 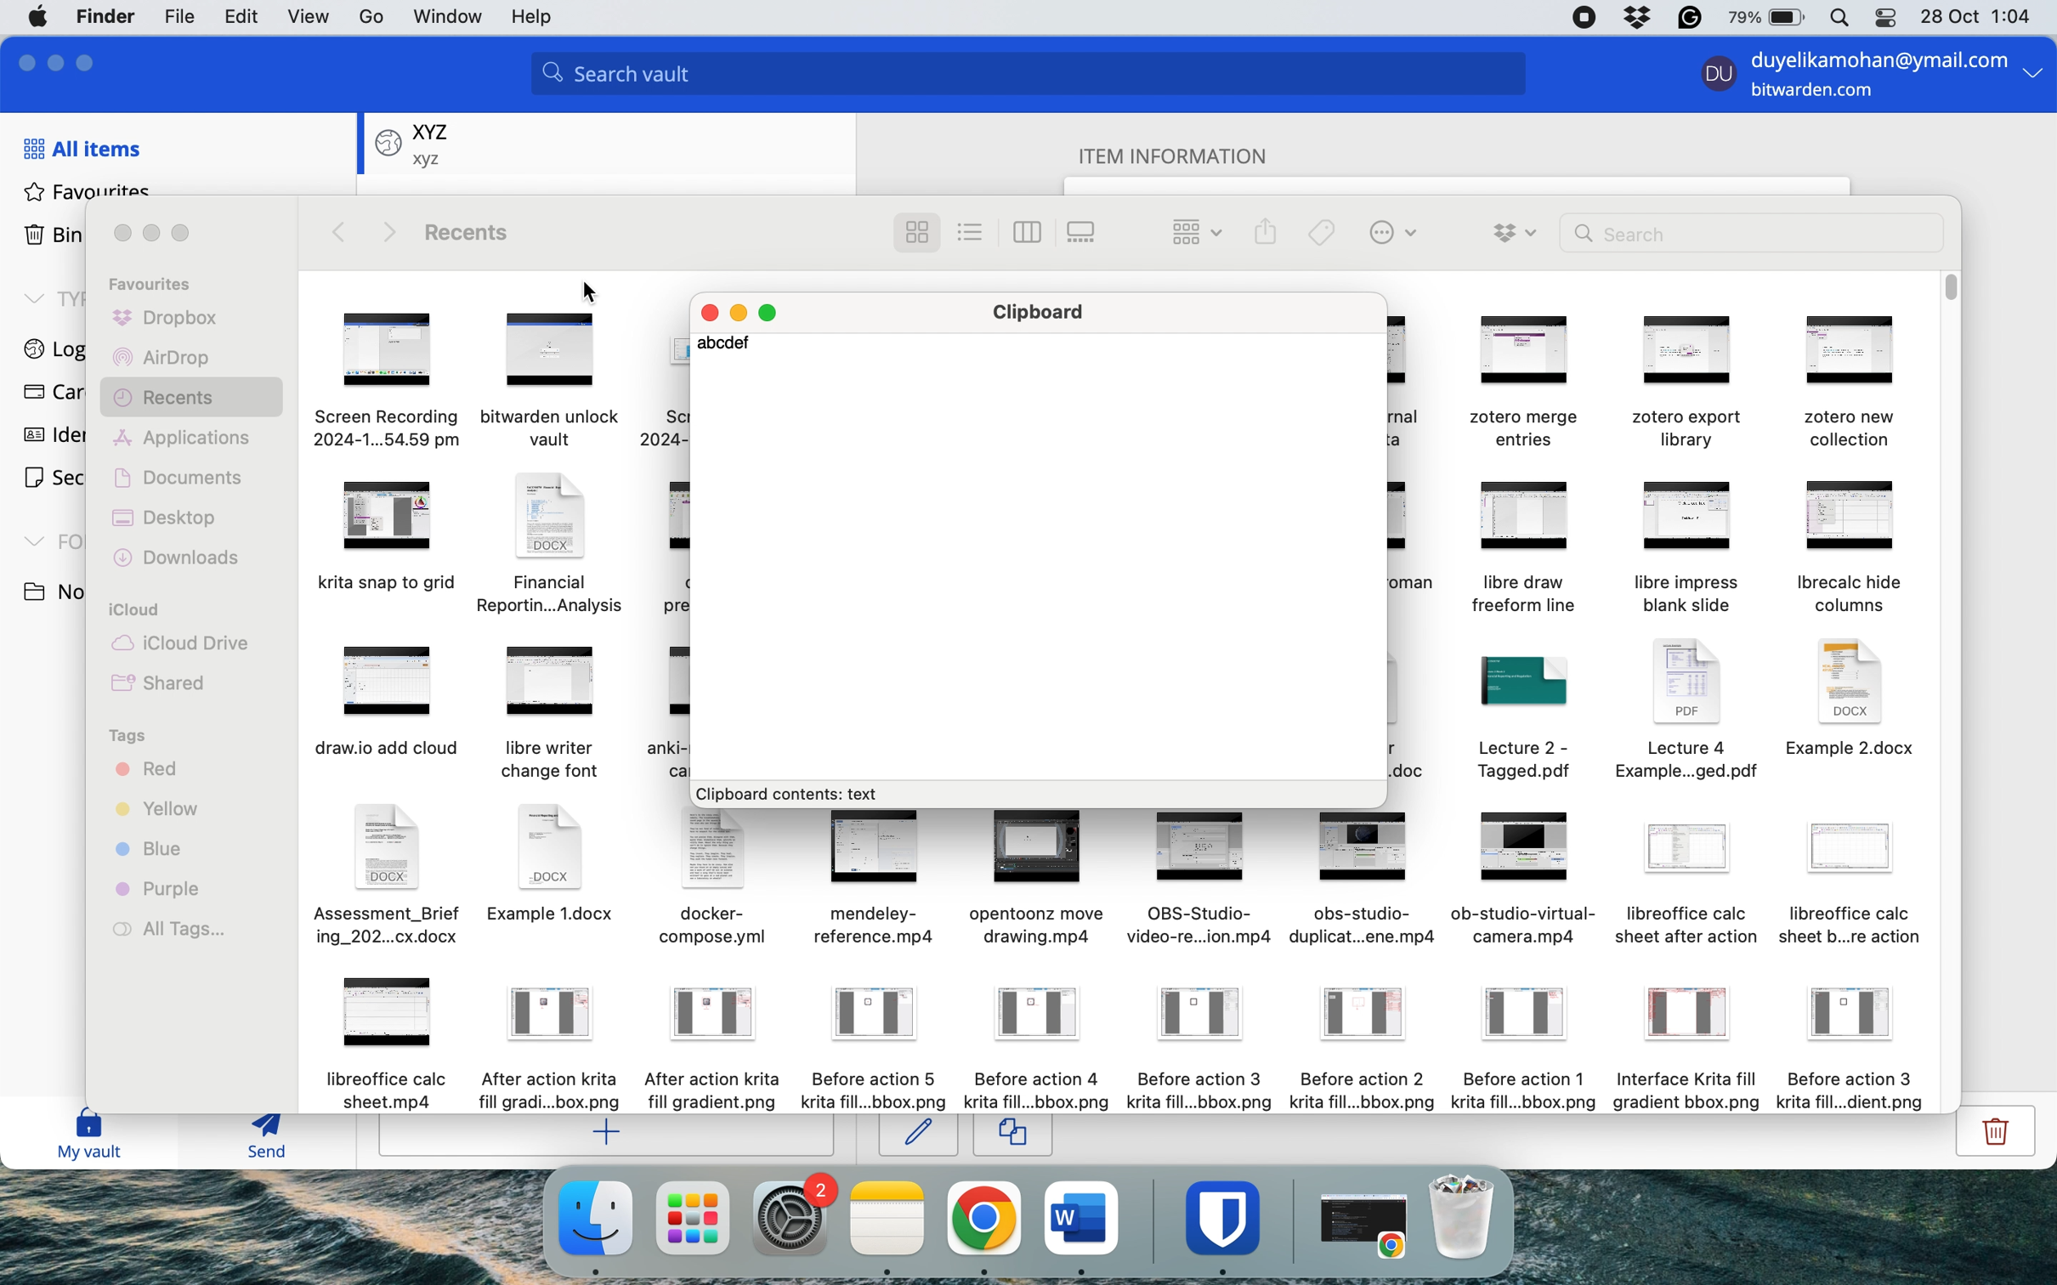 What do you see at coordinates (1228, 1217) in the screenshot?
I see `bitwarden` at bounding box center [1228, 1217].